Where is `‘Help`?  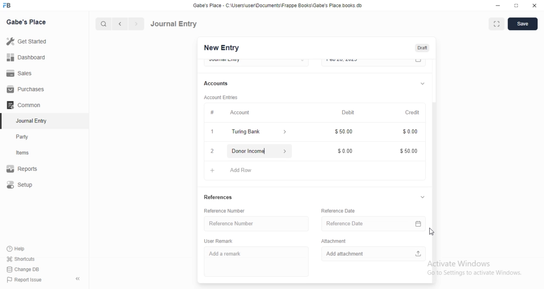
‘Help is located at coordinates (26, 249).